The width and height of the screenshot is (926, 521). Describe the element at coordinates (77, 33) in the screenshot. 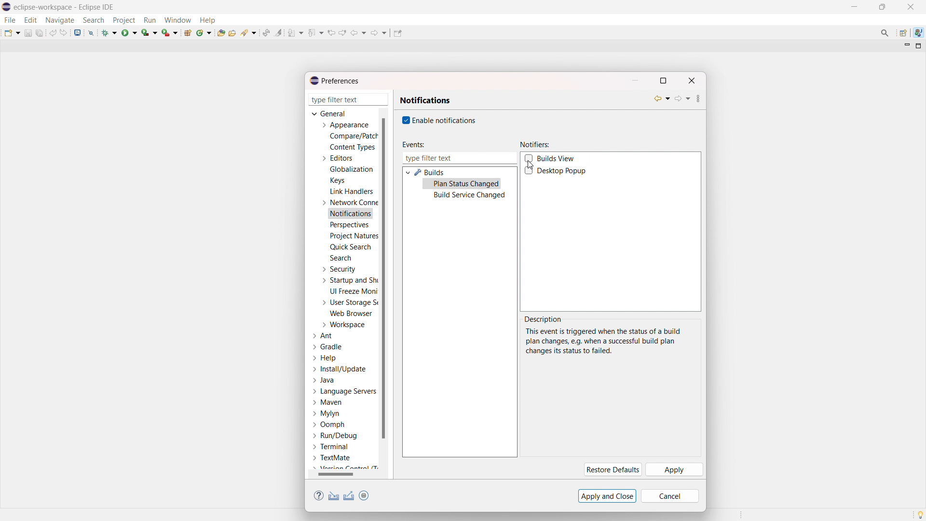

I see `open console` at that location.